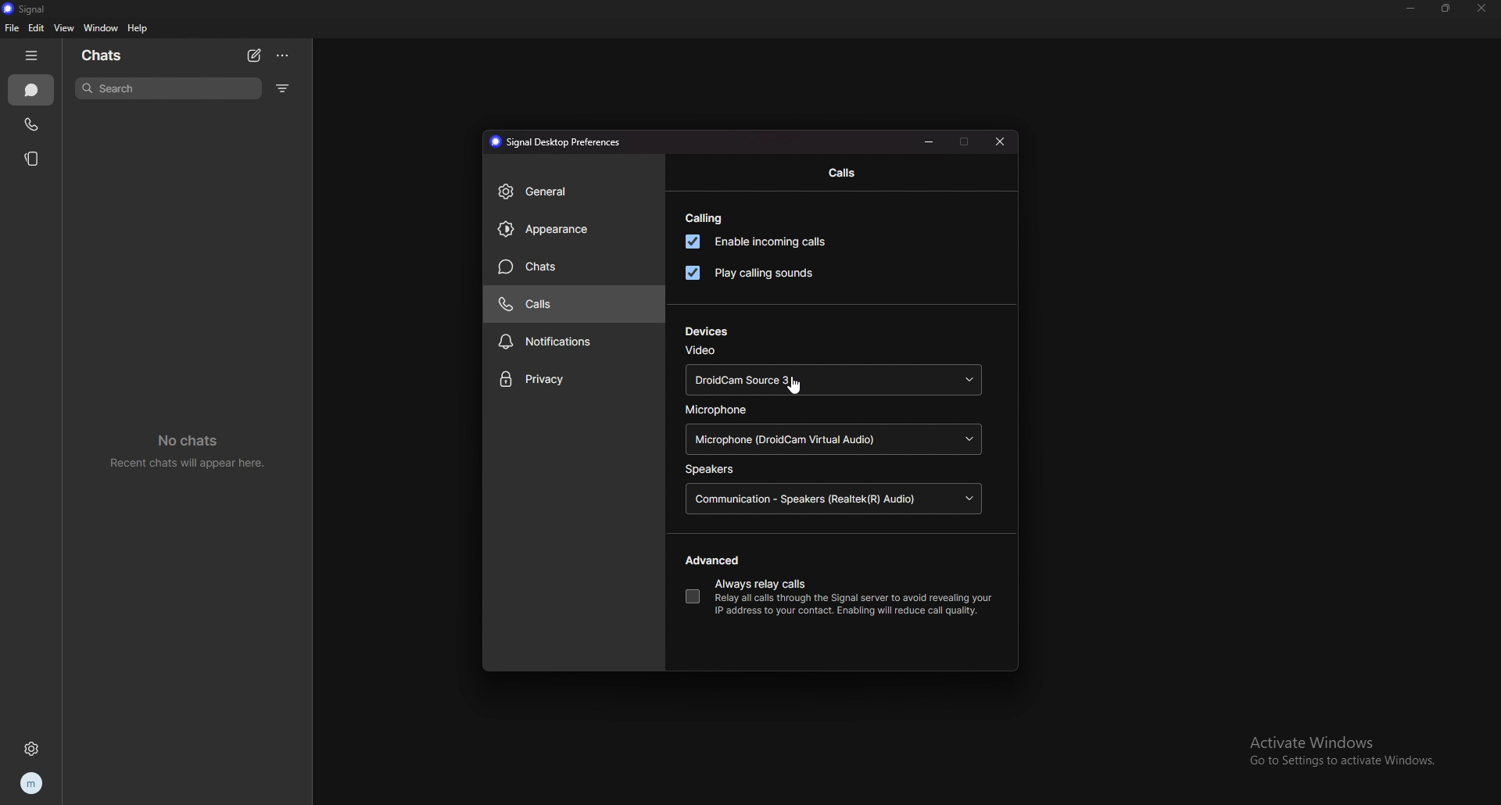 This screenshot has width=1501, height=805. I want to click on options, so click(284, 56).